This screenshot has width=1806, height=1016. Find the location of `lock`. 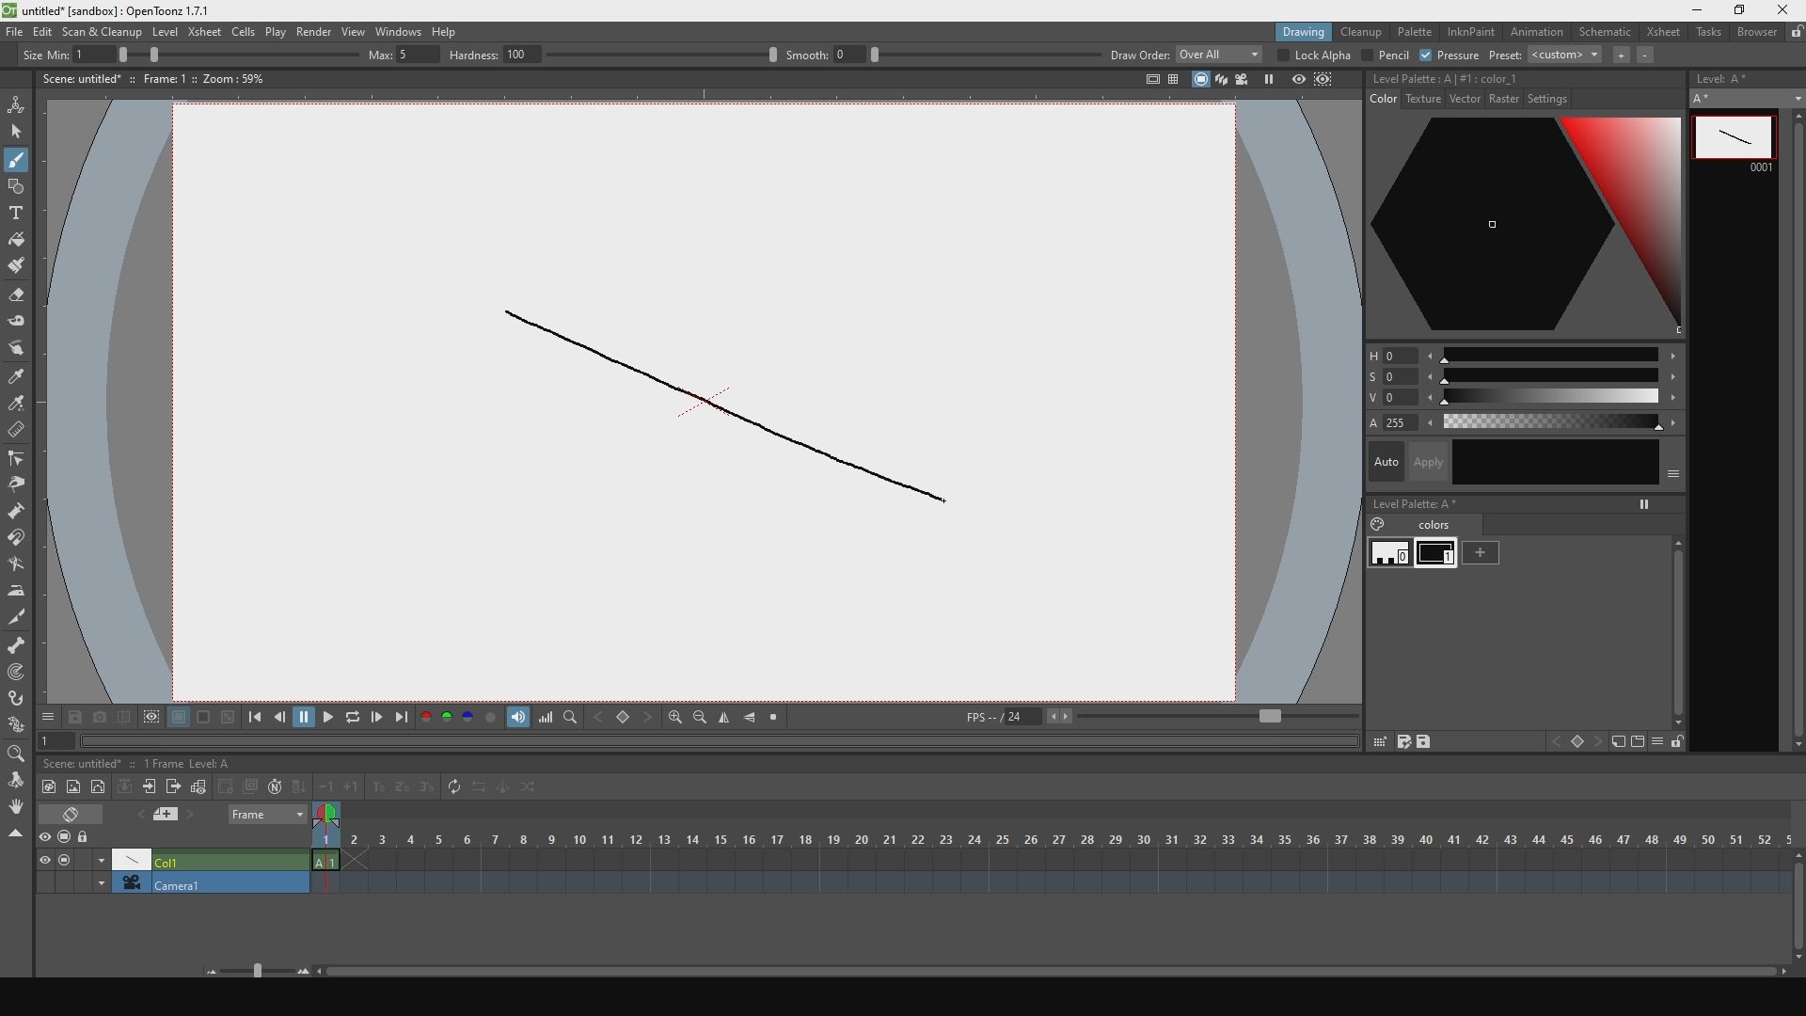

lock is located at coordinates (1795, 33).